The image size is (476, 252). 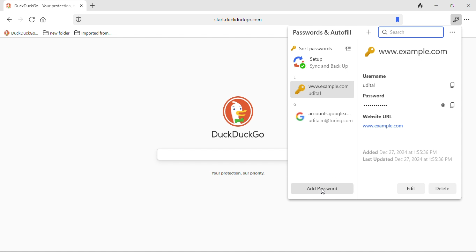 What do you see at coordinates (93, 6) in the screenshot?
I see `add new tab` at bounding box center [93, 6].